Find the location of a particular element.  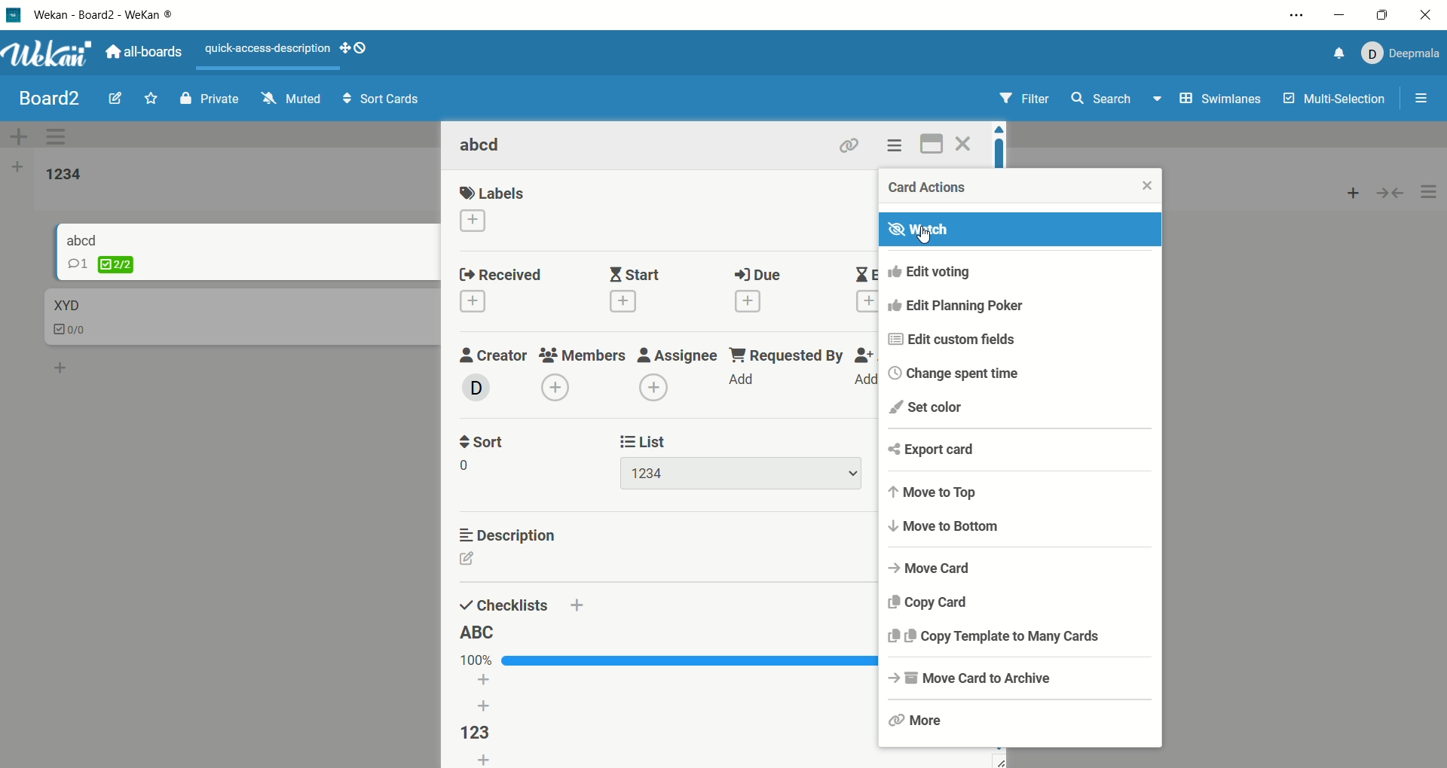

card actions is located at coordinates (938, 188).